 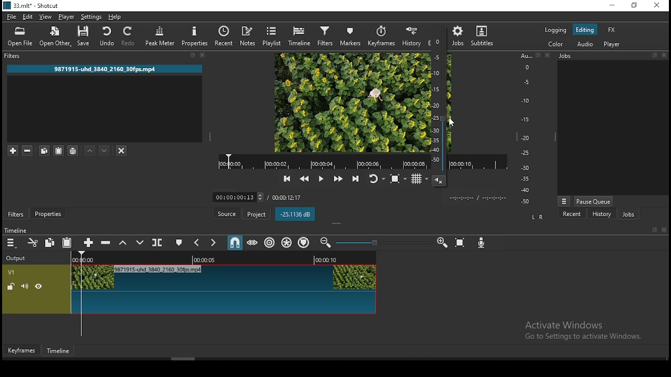 What do you see at coordinates (85, 36) in the screenshot?
I see `save` at bounding box center [85, 36].